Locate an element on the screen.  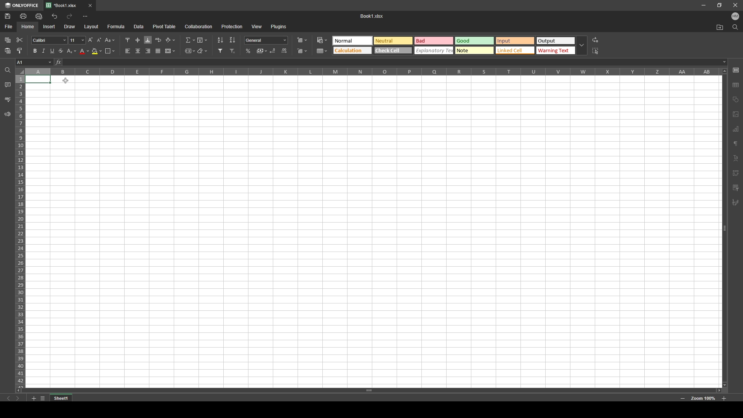
zoom is located at coordinates (703, 399).